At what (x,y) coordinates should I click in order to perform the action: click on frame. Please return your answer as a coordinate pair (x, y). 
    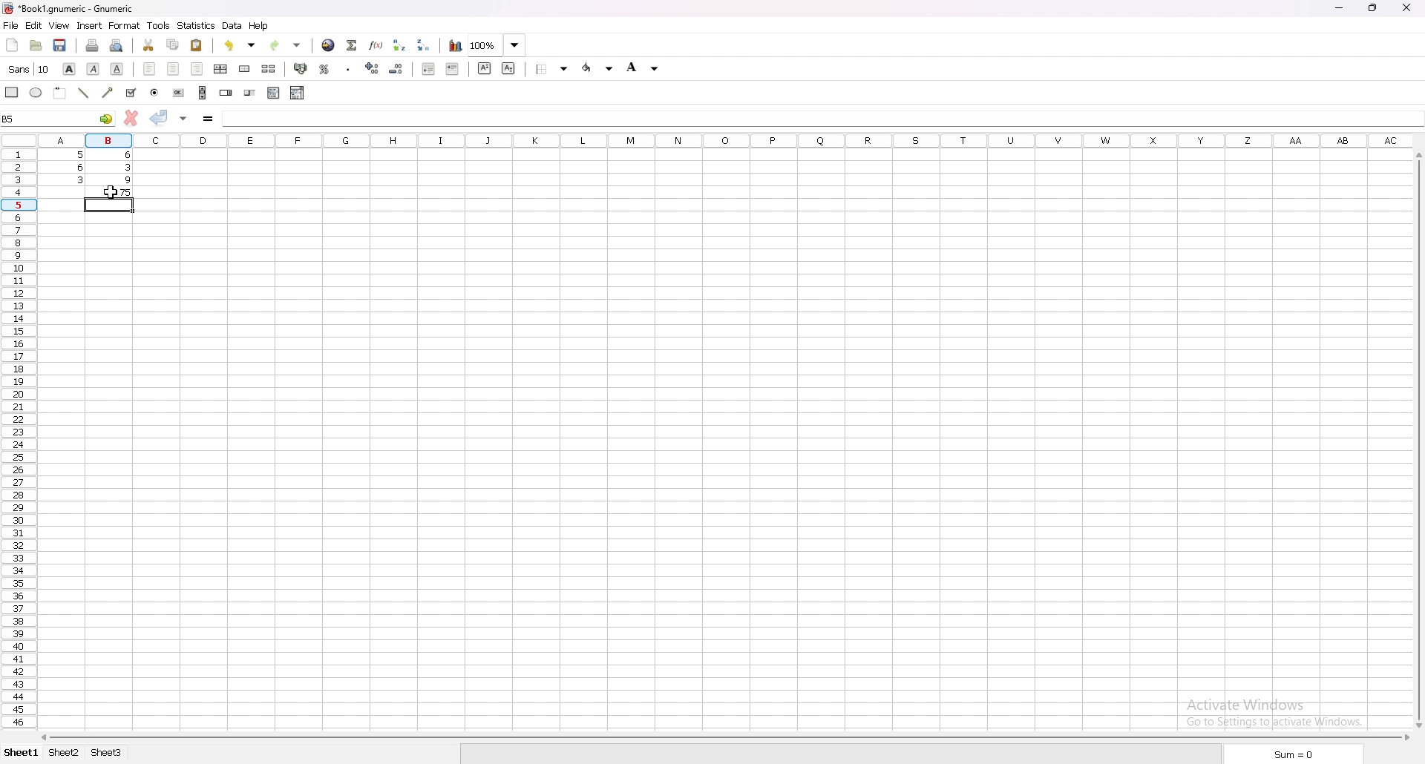
    Looking at the image, I should click on (59, 93).